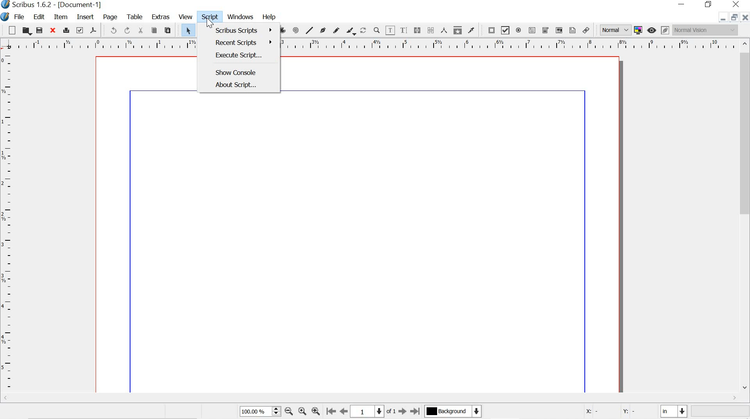 The height and width of the screenshot is (419, 750). Describe the element at coordinates (168, 30) in the screenshot. I see `paste` at that location.